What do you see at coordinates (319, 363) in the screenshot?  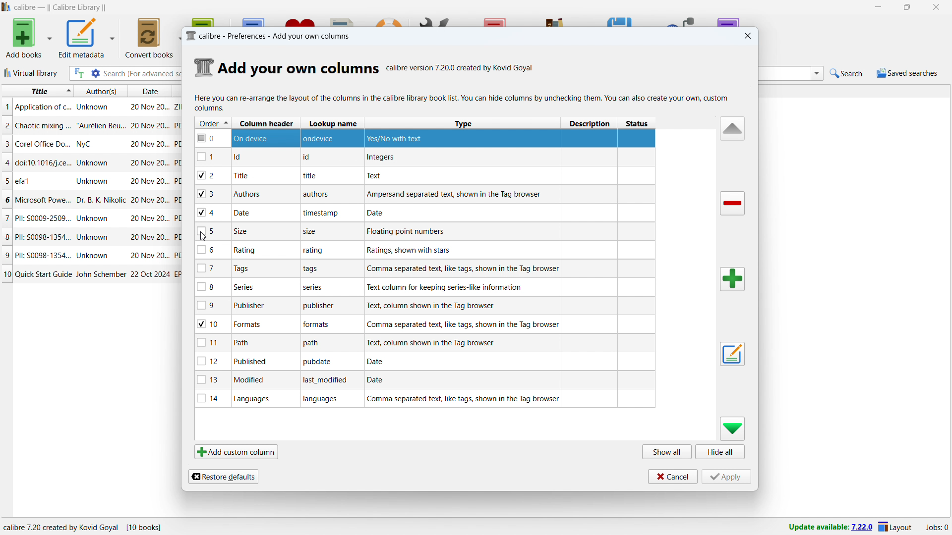 I see `pubdate` at bounding box center [319, 363].